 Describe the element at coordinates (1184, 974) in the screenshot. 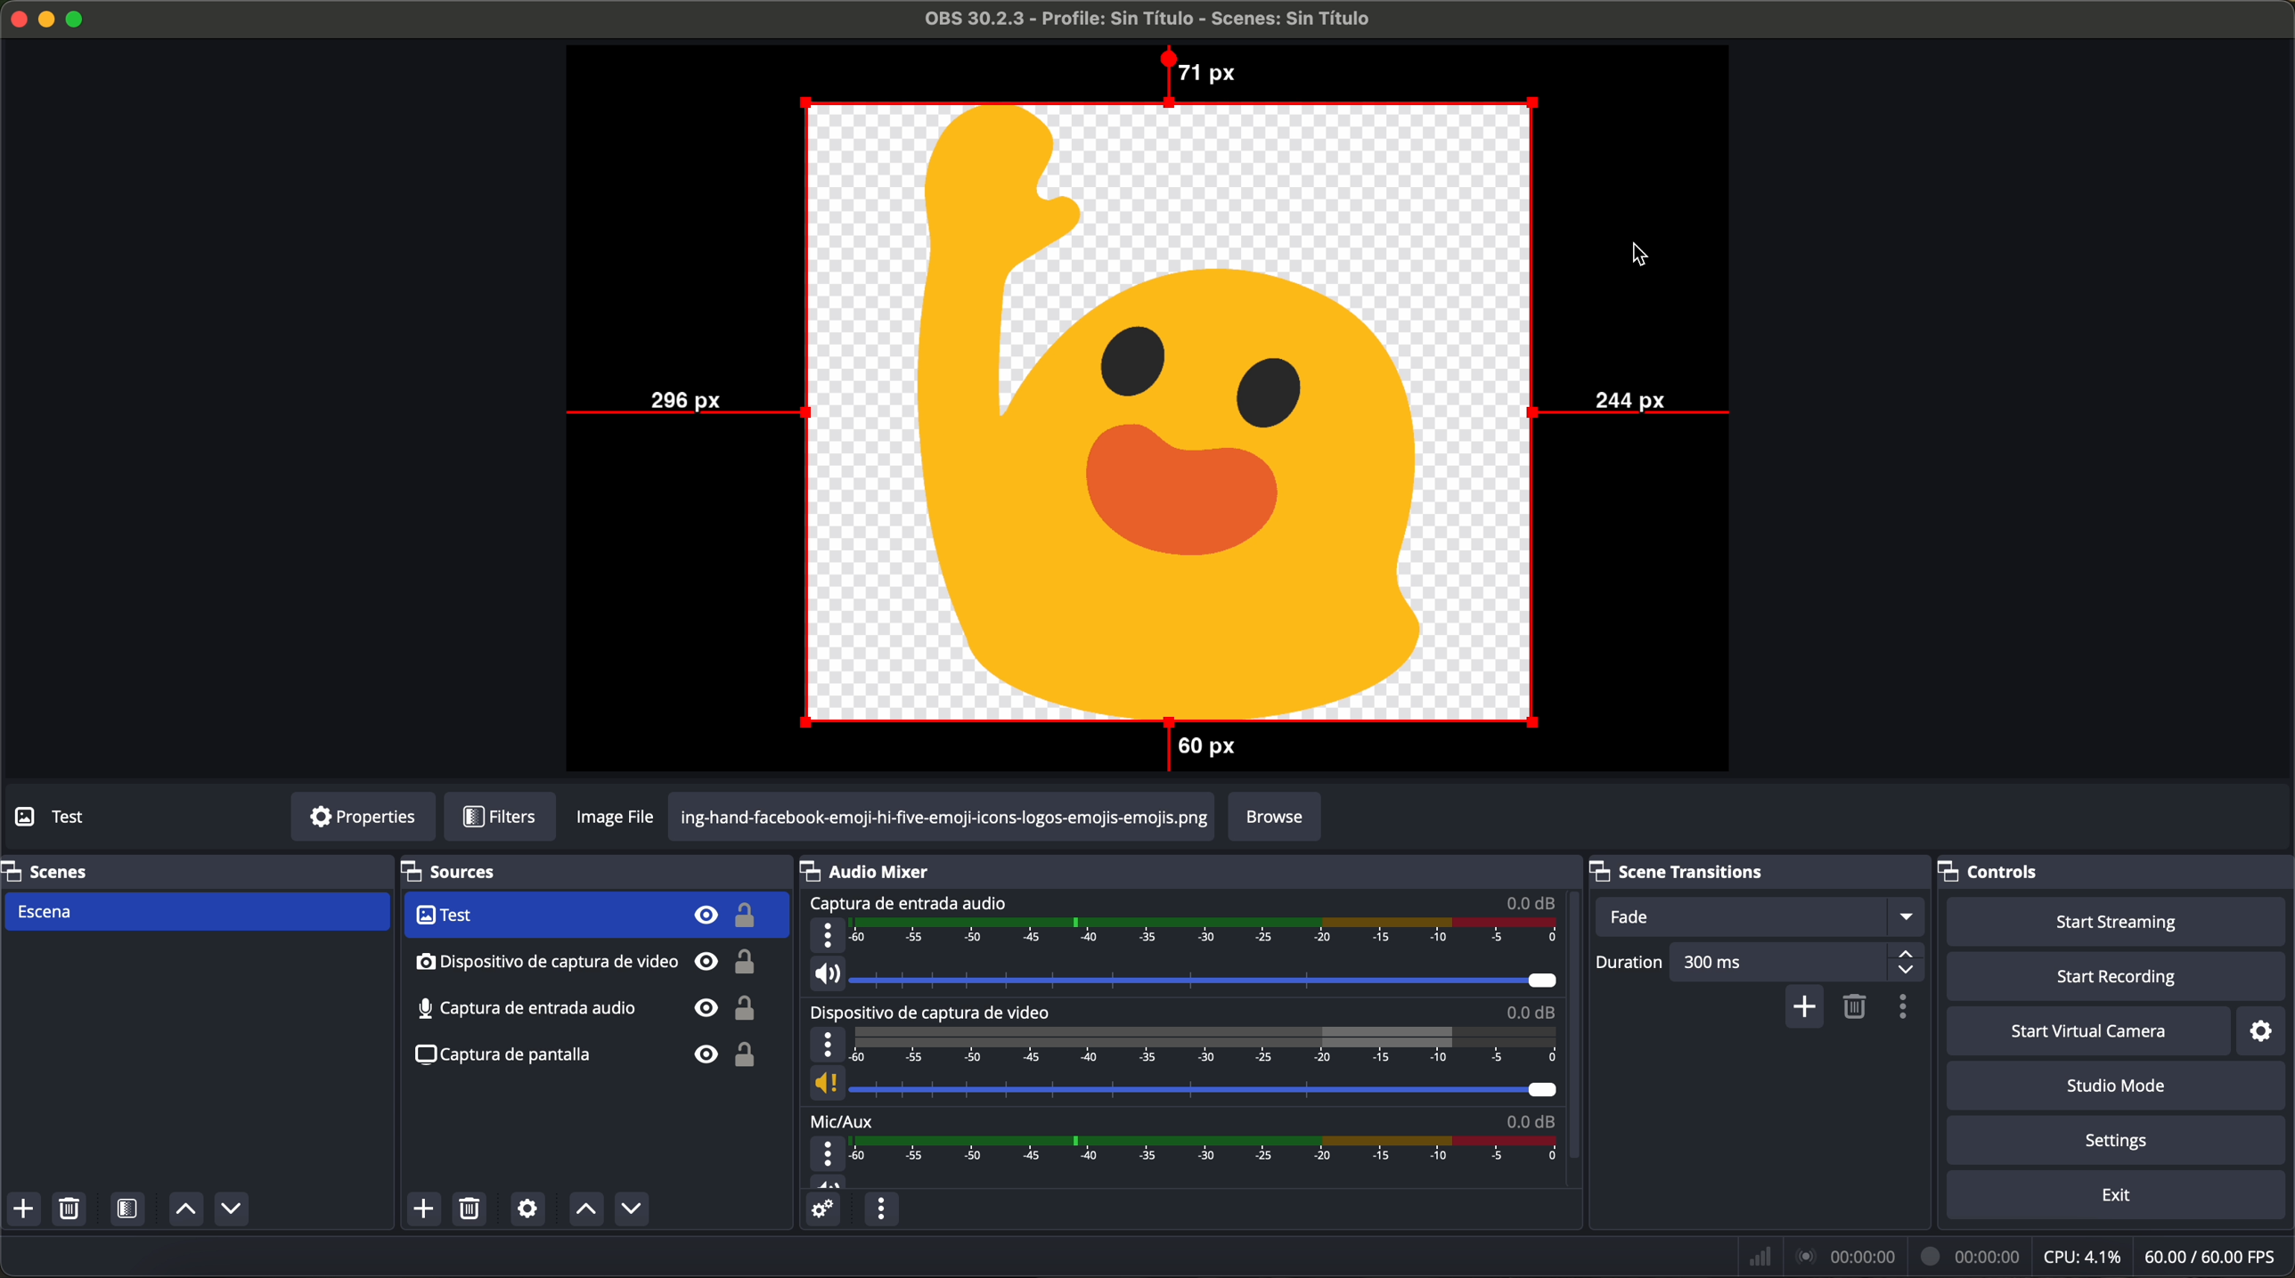

I see `vol` at that location.